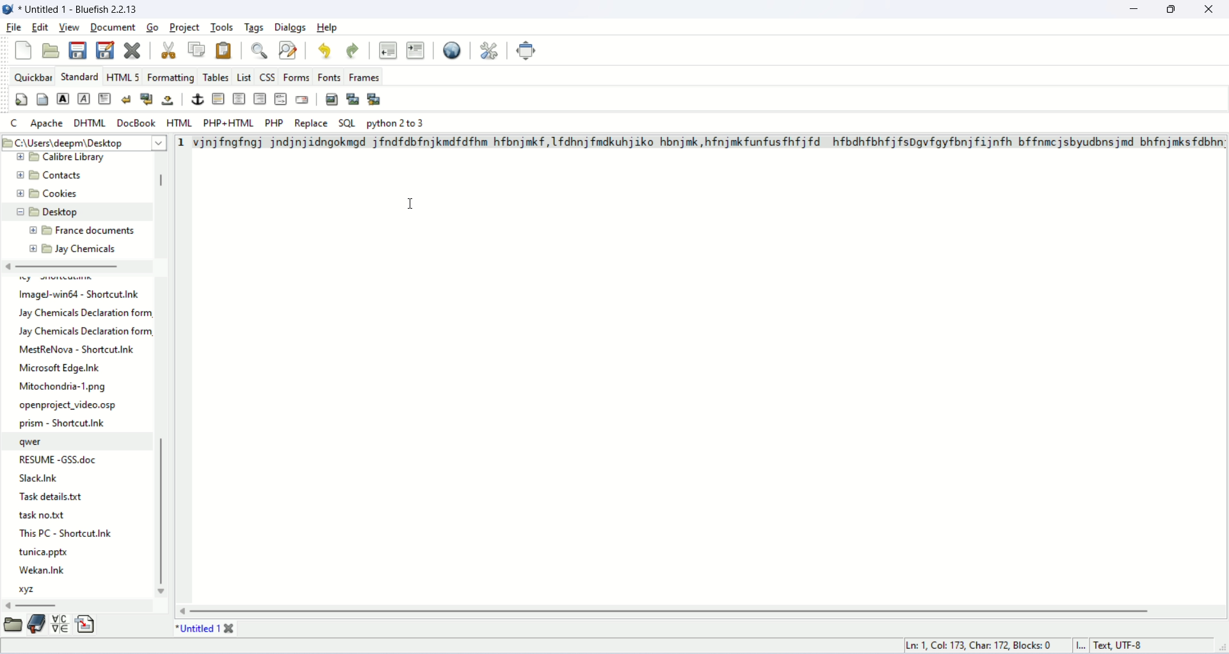 The width and height of the screenshot is (1229, 654). I want to click on insert image, so click(330, 99).